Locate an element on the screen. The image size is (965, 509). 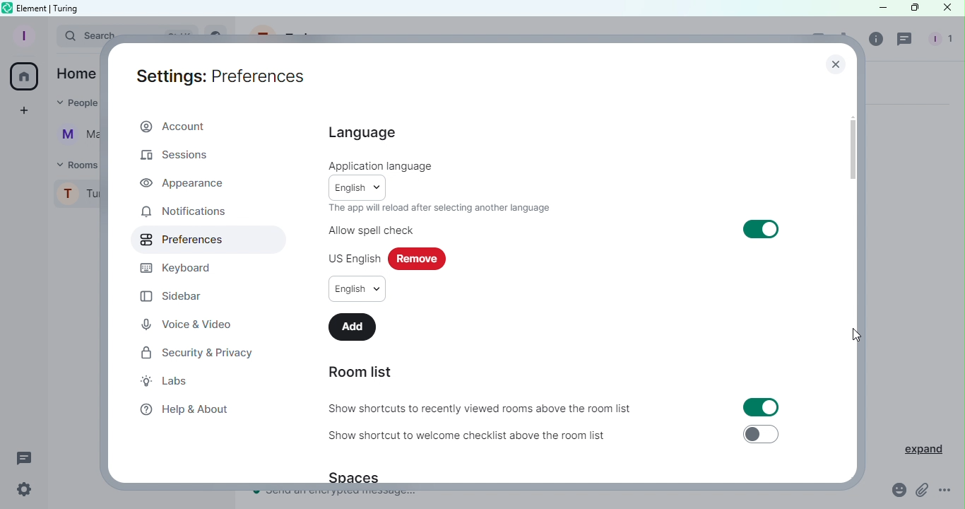
Language is located at coordinates (362, 133).